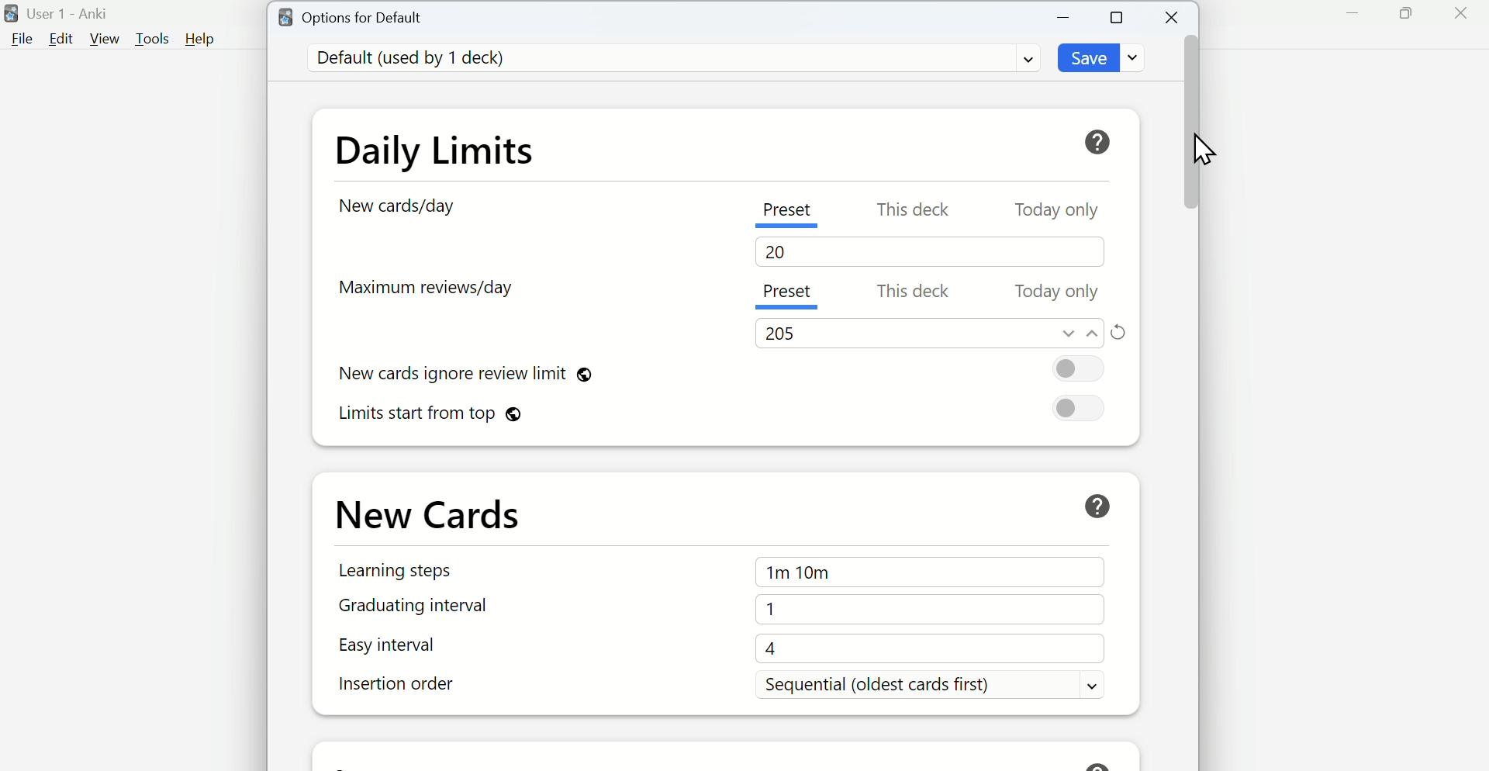 This screenshot has height=771, width=1489. I want to click on 20, so click(775, 251).